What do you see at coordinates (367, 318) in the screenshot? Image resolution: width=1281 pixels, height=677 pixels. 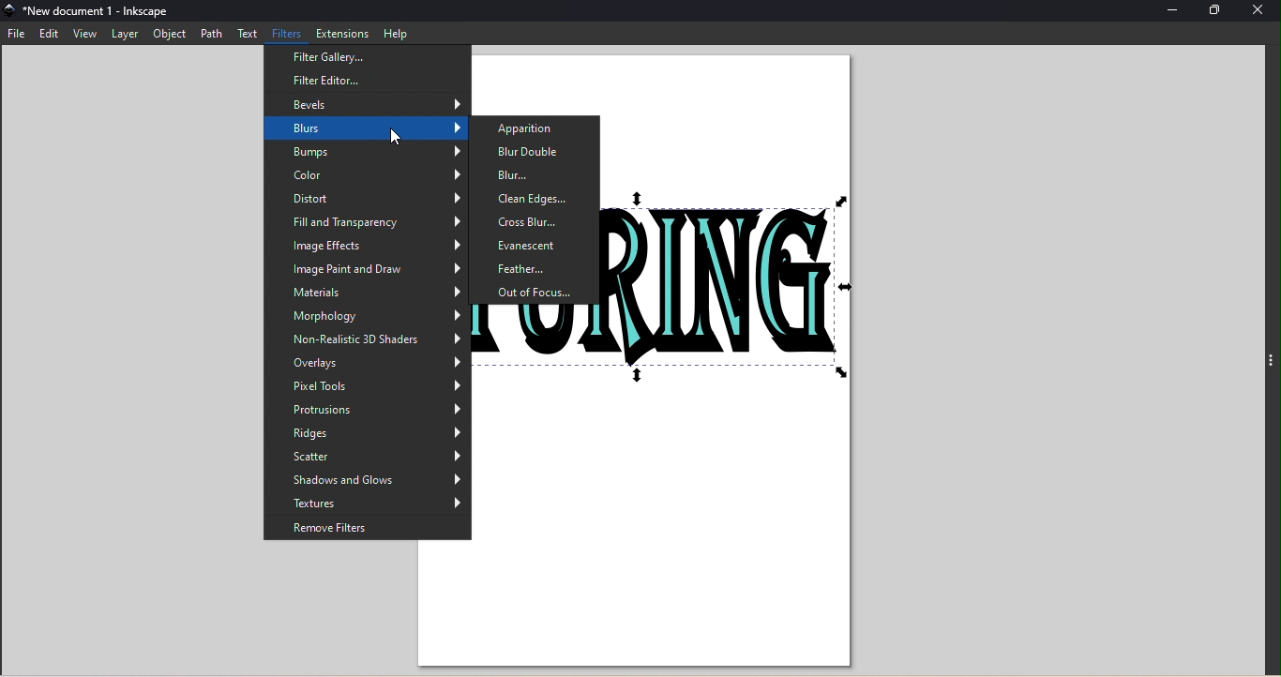 I see `Morphology` at bounding box center [367, 318].